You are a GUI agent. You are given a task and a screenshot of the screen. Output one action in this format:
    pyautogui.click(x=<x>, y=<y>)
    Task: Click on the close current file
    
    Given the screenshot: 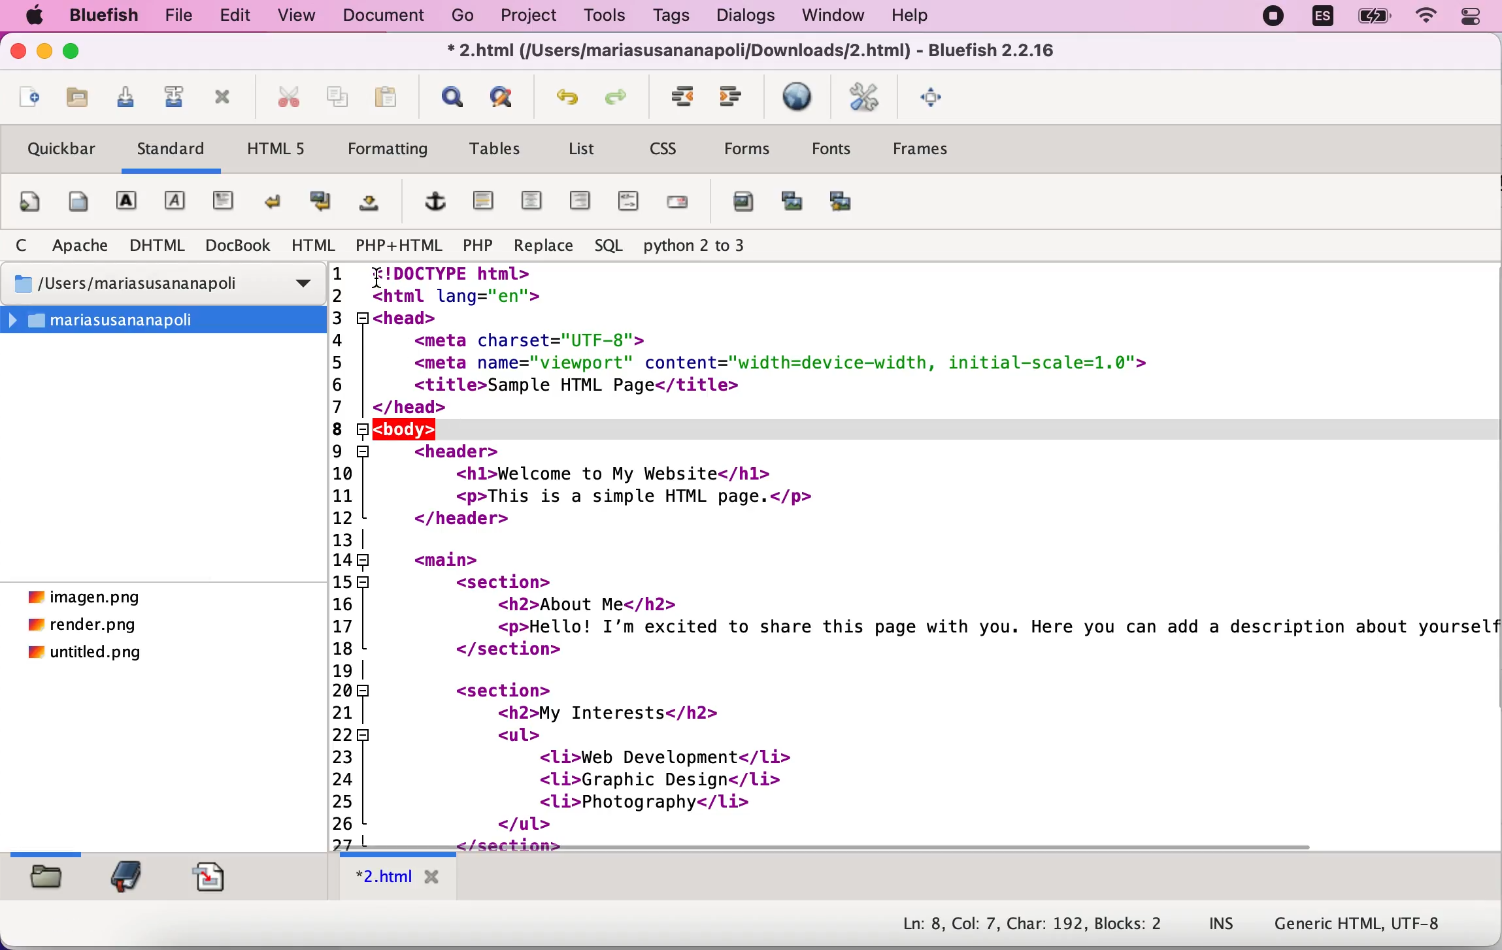 What is the action you would take?
    pyautogui.click(x=223, y=99)
    